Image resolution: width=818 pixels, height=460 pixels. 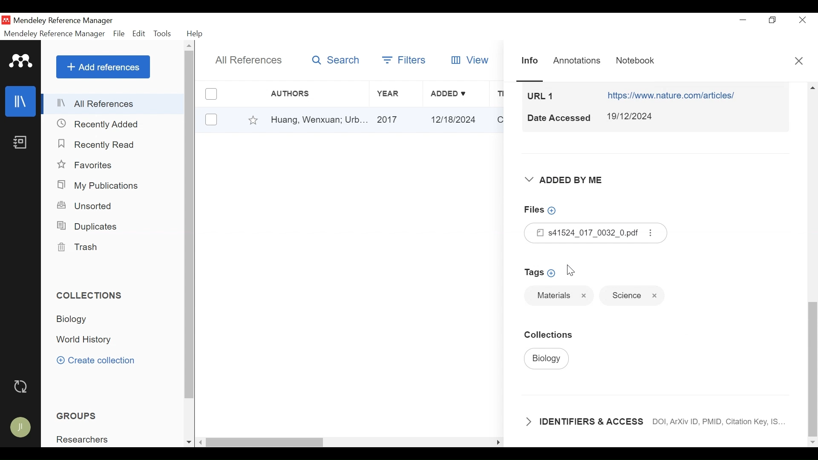 What do you see at coordinates (659, 422) in the screenshot?
I see `> IDENTIFIERS & ACCESS DOI, ArXiv ID, PMID, Citation Key, IS...` at bounding box center [659, 422].